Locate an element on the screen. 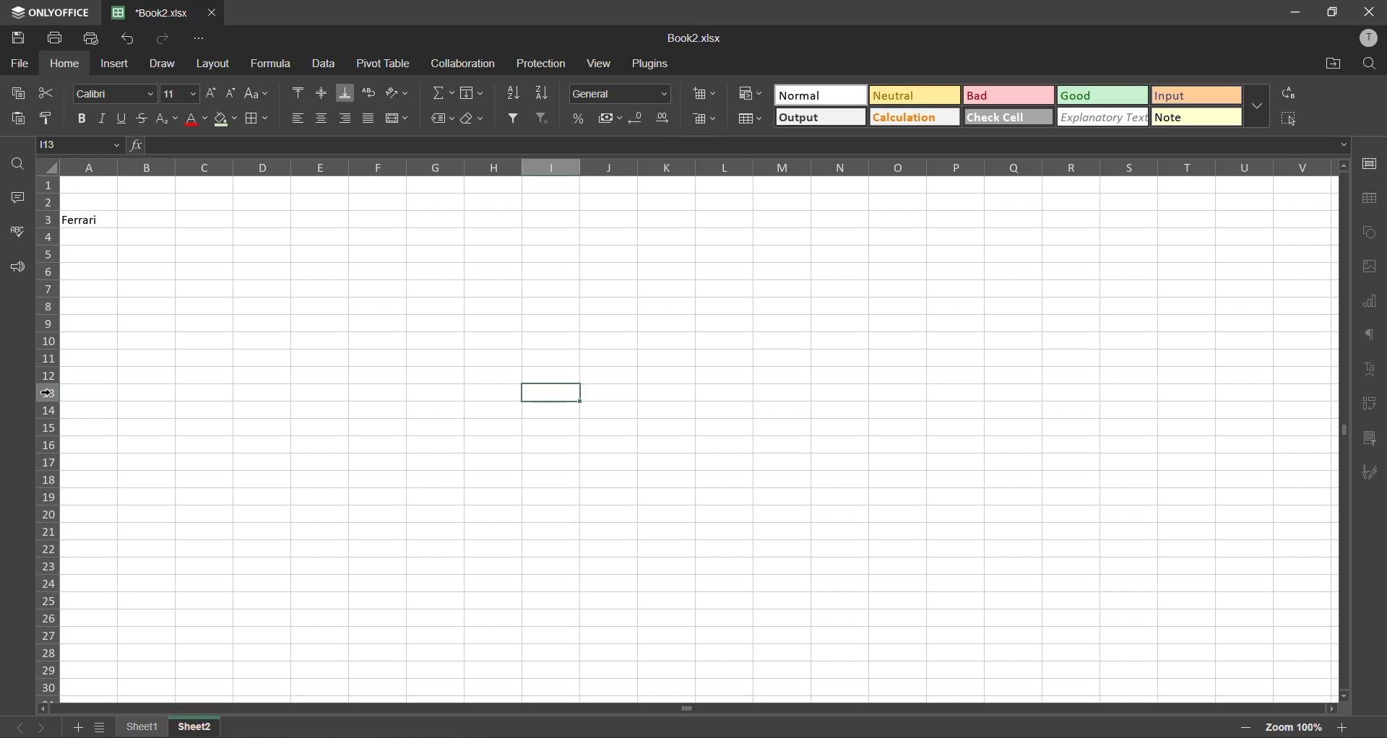  Ferrari is located at coordinates (91, 220).